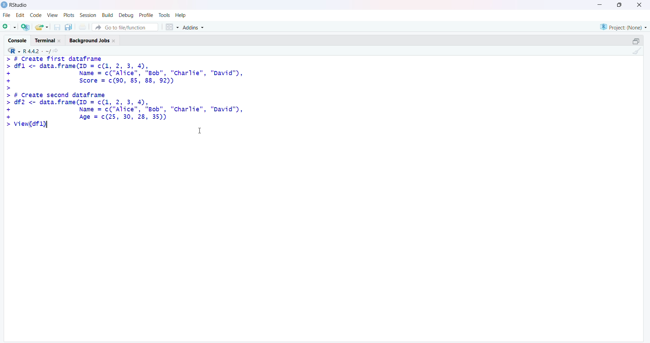 This screenshot has height=343, width=650. What do you see at coordinates (637, 51) in the screenshot?
I see `clean` at bounding box center [637, 51].